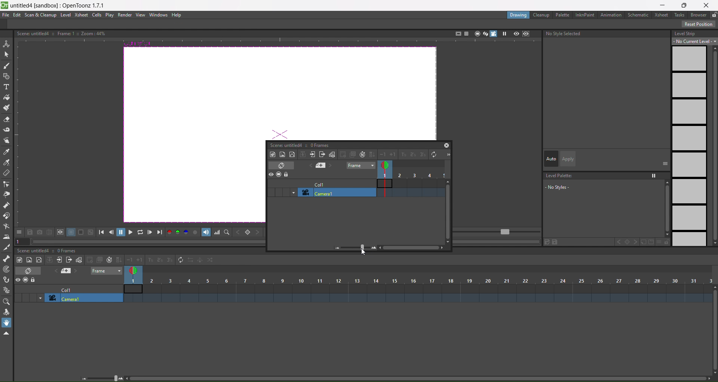 The width and height of the screenshot is (718, 382). Describe the element at coordinates (386, 165) in the screenshot. I see `double click to toggle onion skin` at that location.